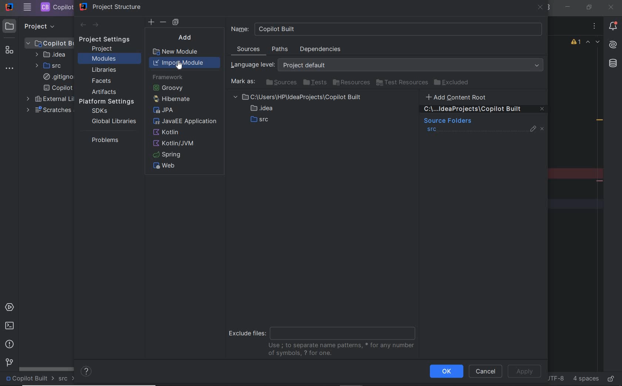 Image resolution: width=622 pixels, height=386 pixels. What do you see at coordinates (453, 82) in the screenshot?
I see `excluded` at bounding box center [453, 82].